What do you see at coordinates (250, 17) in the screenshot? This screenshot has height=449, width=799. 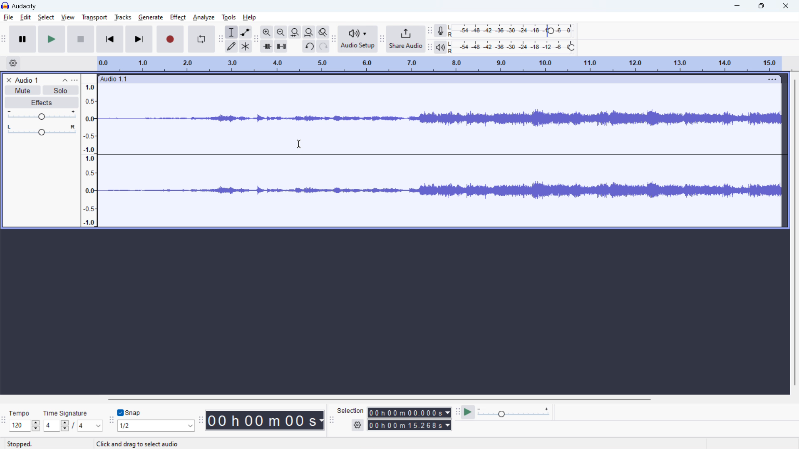 I see `help` at bounding box center [250, 17].